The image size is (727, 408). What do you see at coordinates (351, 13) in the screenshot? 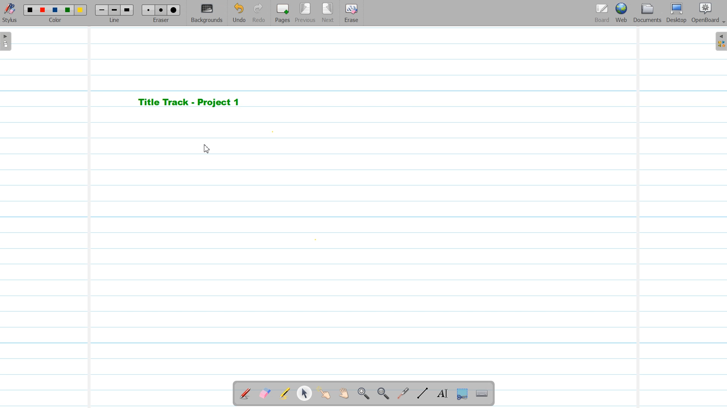
I see `Erase` at bounding box center [351, 13].